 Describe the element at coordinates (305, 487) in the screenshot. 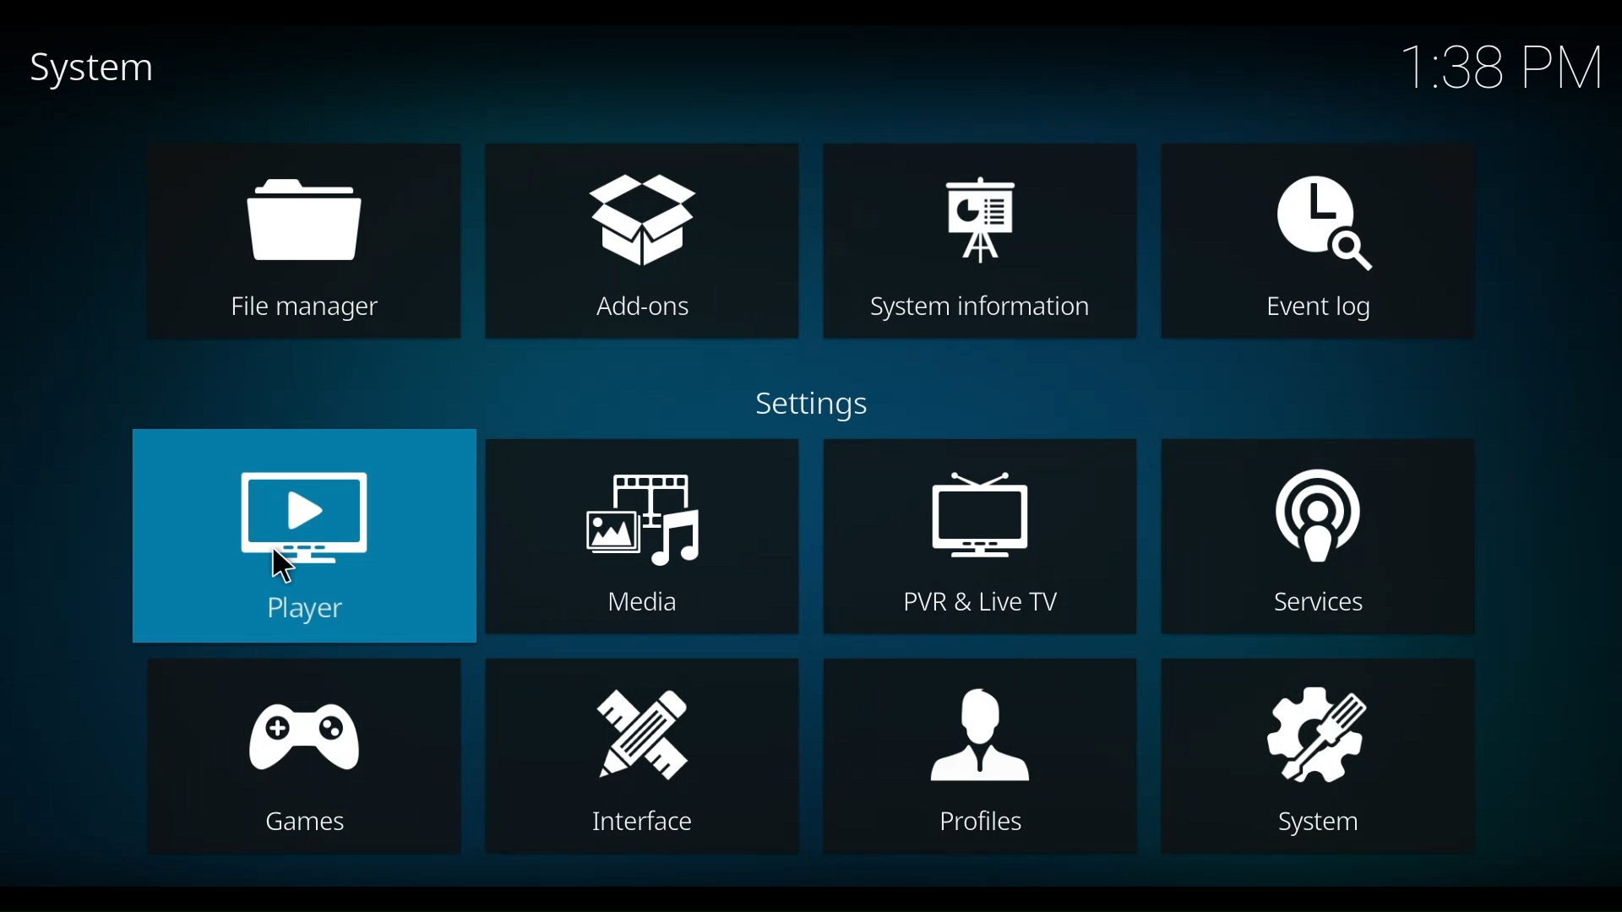

I see `Player` at that location.